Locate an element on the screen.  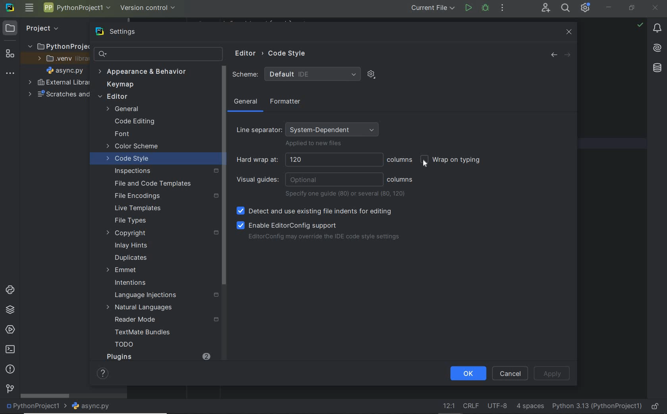
TODO is located at coordinates (124, 346).